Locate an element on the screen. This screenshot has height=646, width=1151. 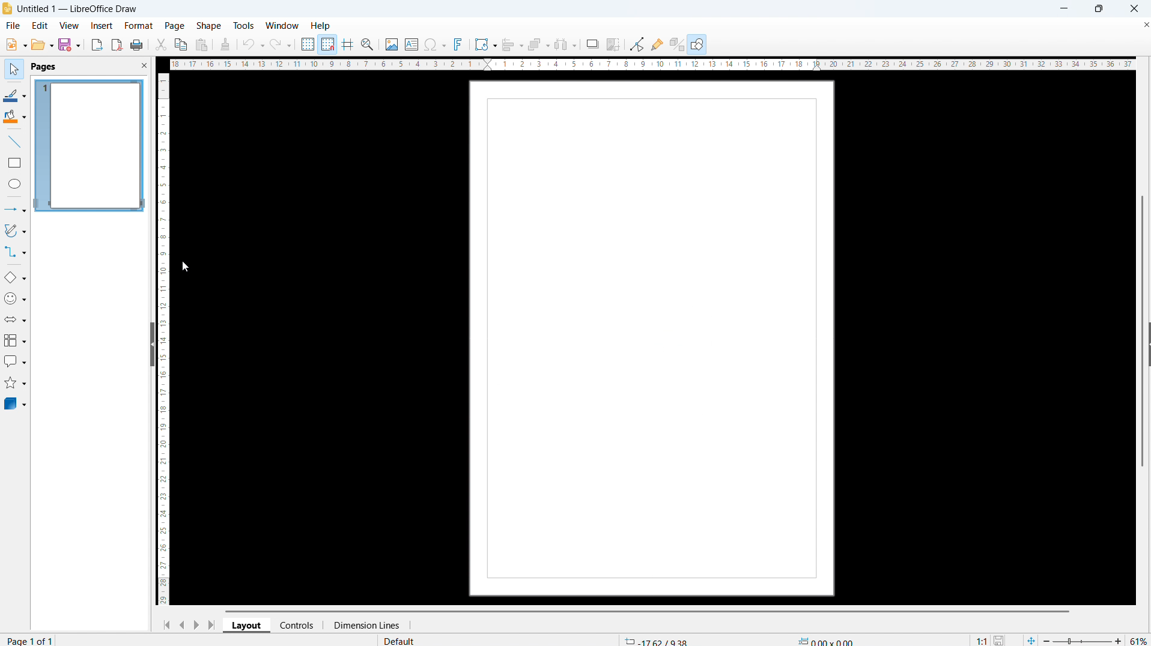
maximize is located at coordinates (1099, 9).